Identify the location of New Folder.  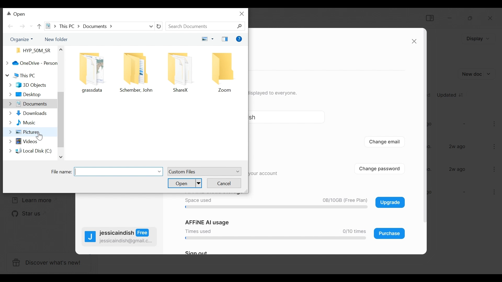
(55, 39).